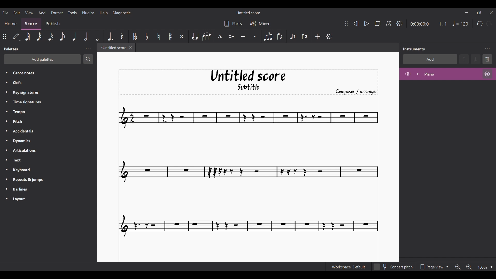  I want to click on Quarter note, so click(460, 23).